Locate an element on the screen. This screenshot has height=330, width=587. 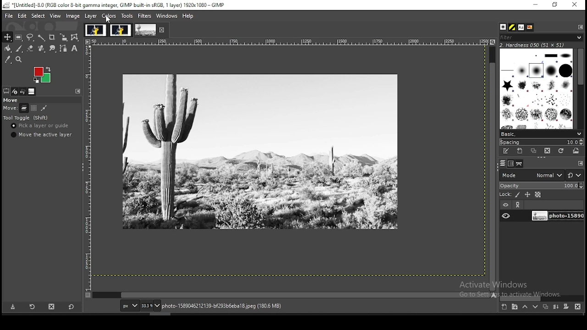
opacity is located at coordinates (541, 185).